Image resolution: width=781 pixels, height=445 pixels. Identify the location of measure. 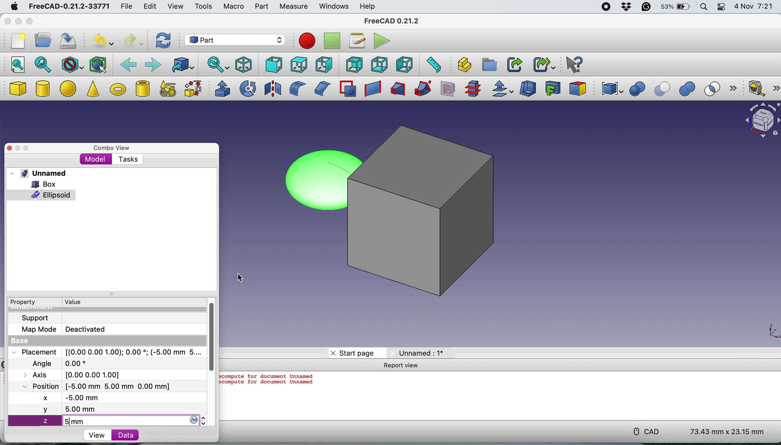
(293, 7).